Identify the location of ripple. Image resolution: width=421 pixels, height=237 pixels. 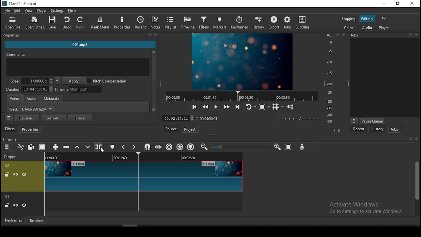
(169, 147).